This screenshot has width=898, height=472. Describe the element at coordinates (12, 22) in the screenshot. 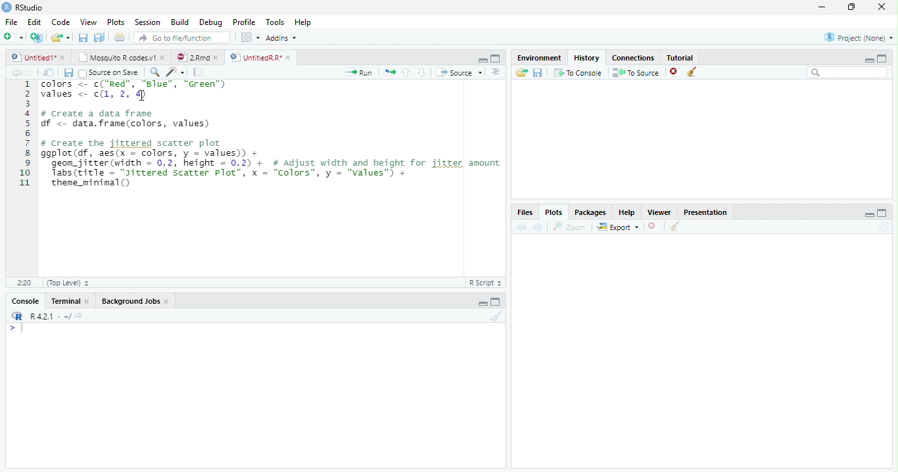

I see `File` at that location.